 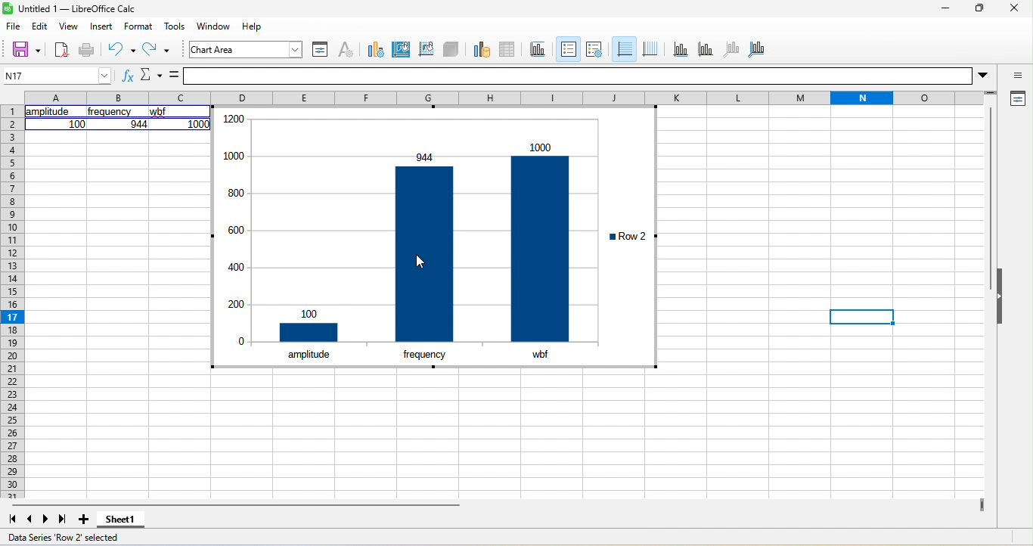 I want to click on 3d view, so click(x=453, y=51).